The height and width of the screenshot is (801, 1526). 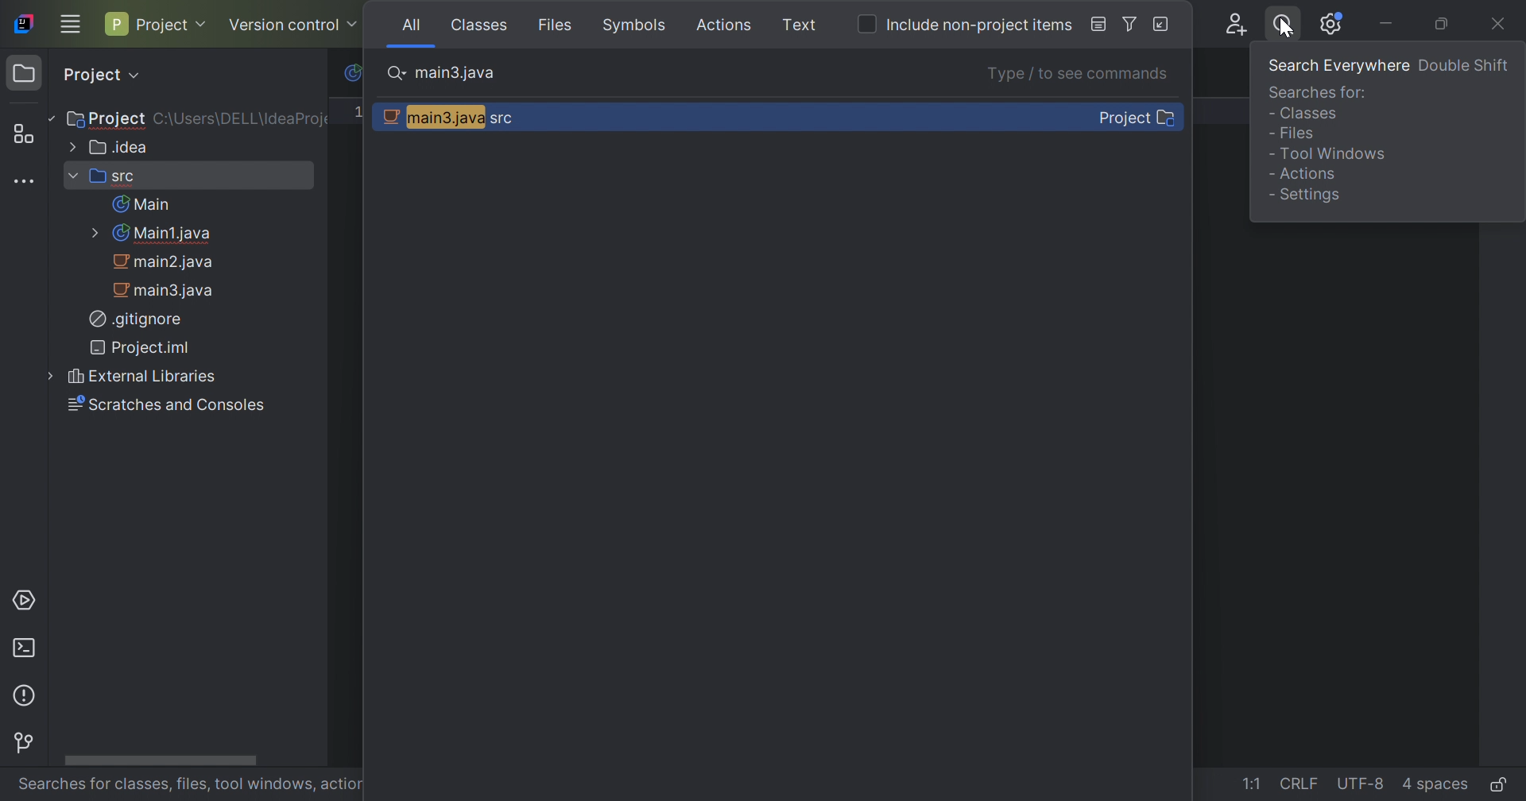 What do you see at coordinates (150, 234) in the screenshot?
I see `Main1.java` at bounding box center [150, 234].